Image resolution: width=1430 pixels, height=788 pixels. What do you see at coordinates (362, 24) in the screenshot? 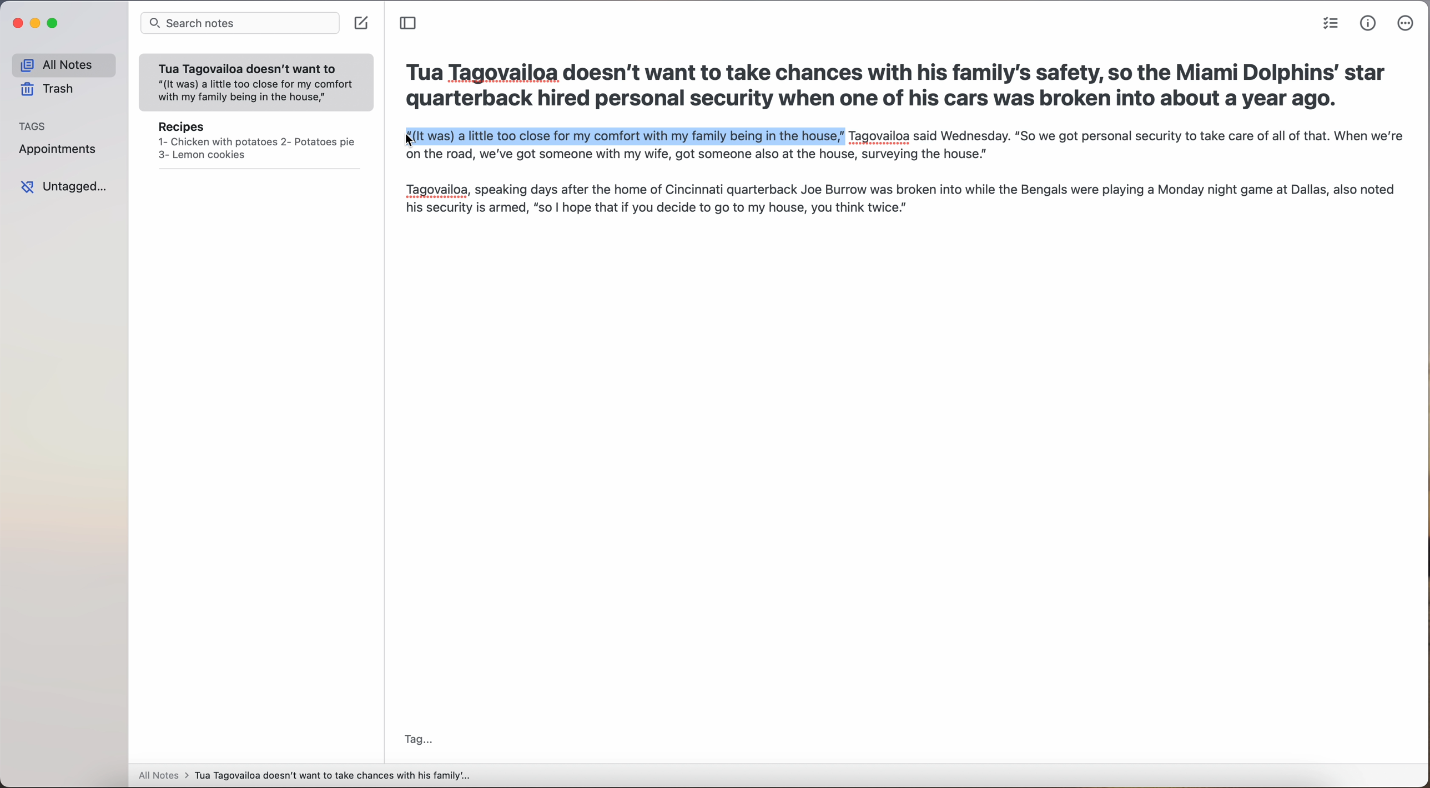
I see `create note` at bounding box center [362, 24].